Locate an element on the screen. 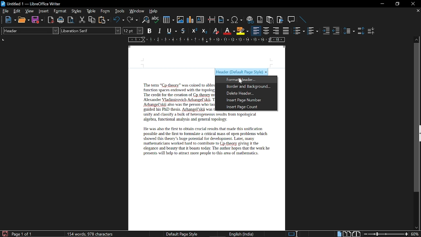 Image resolution: width=421 pixels, height=237 pixels. Erase is located at coordinates (215, 31).